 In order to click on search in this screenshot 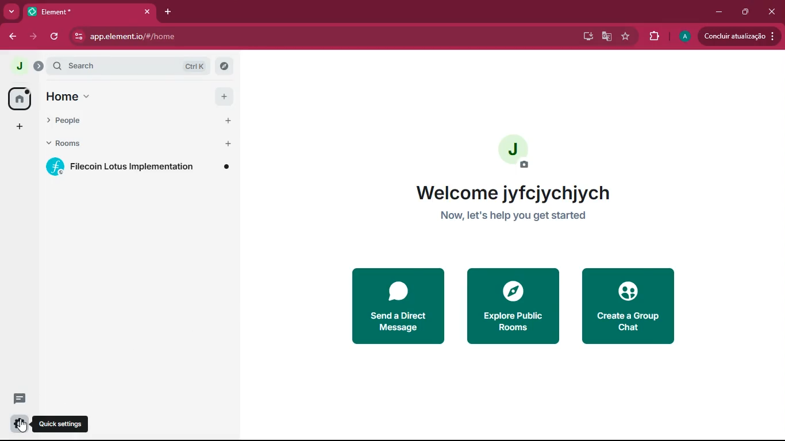, I will do `click(135, 65)`.